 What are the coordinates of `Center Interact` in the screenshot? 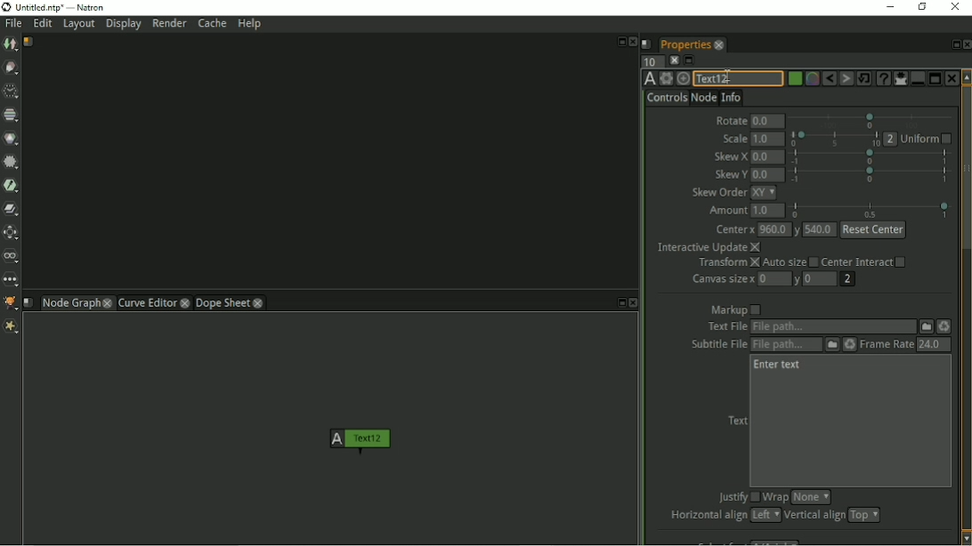 It's located at (865, 261).